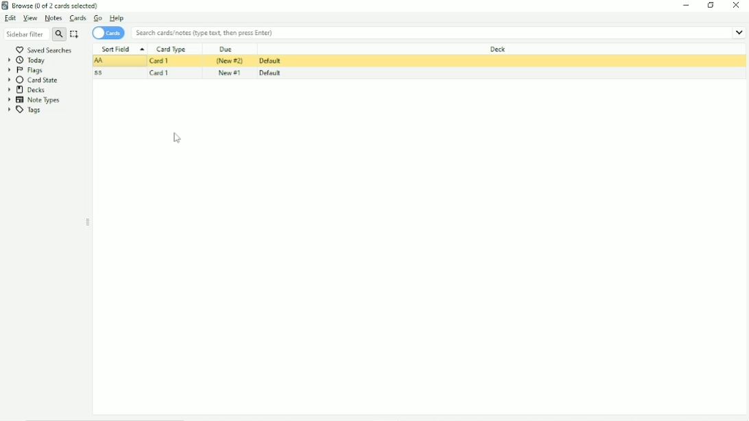 Image resolution: width=749 pixels, height=421 pixels. Describe the element at coordinates (34, 99) in the screenshot. I see `Note Types` at that location.